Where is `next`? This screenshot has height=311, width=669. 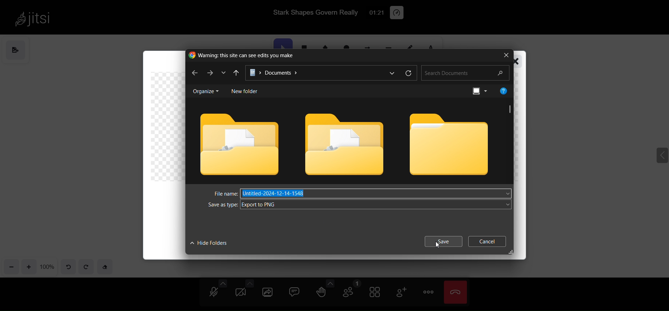 next is located at coordinates (210, 73).